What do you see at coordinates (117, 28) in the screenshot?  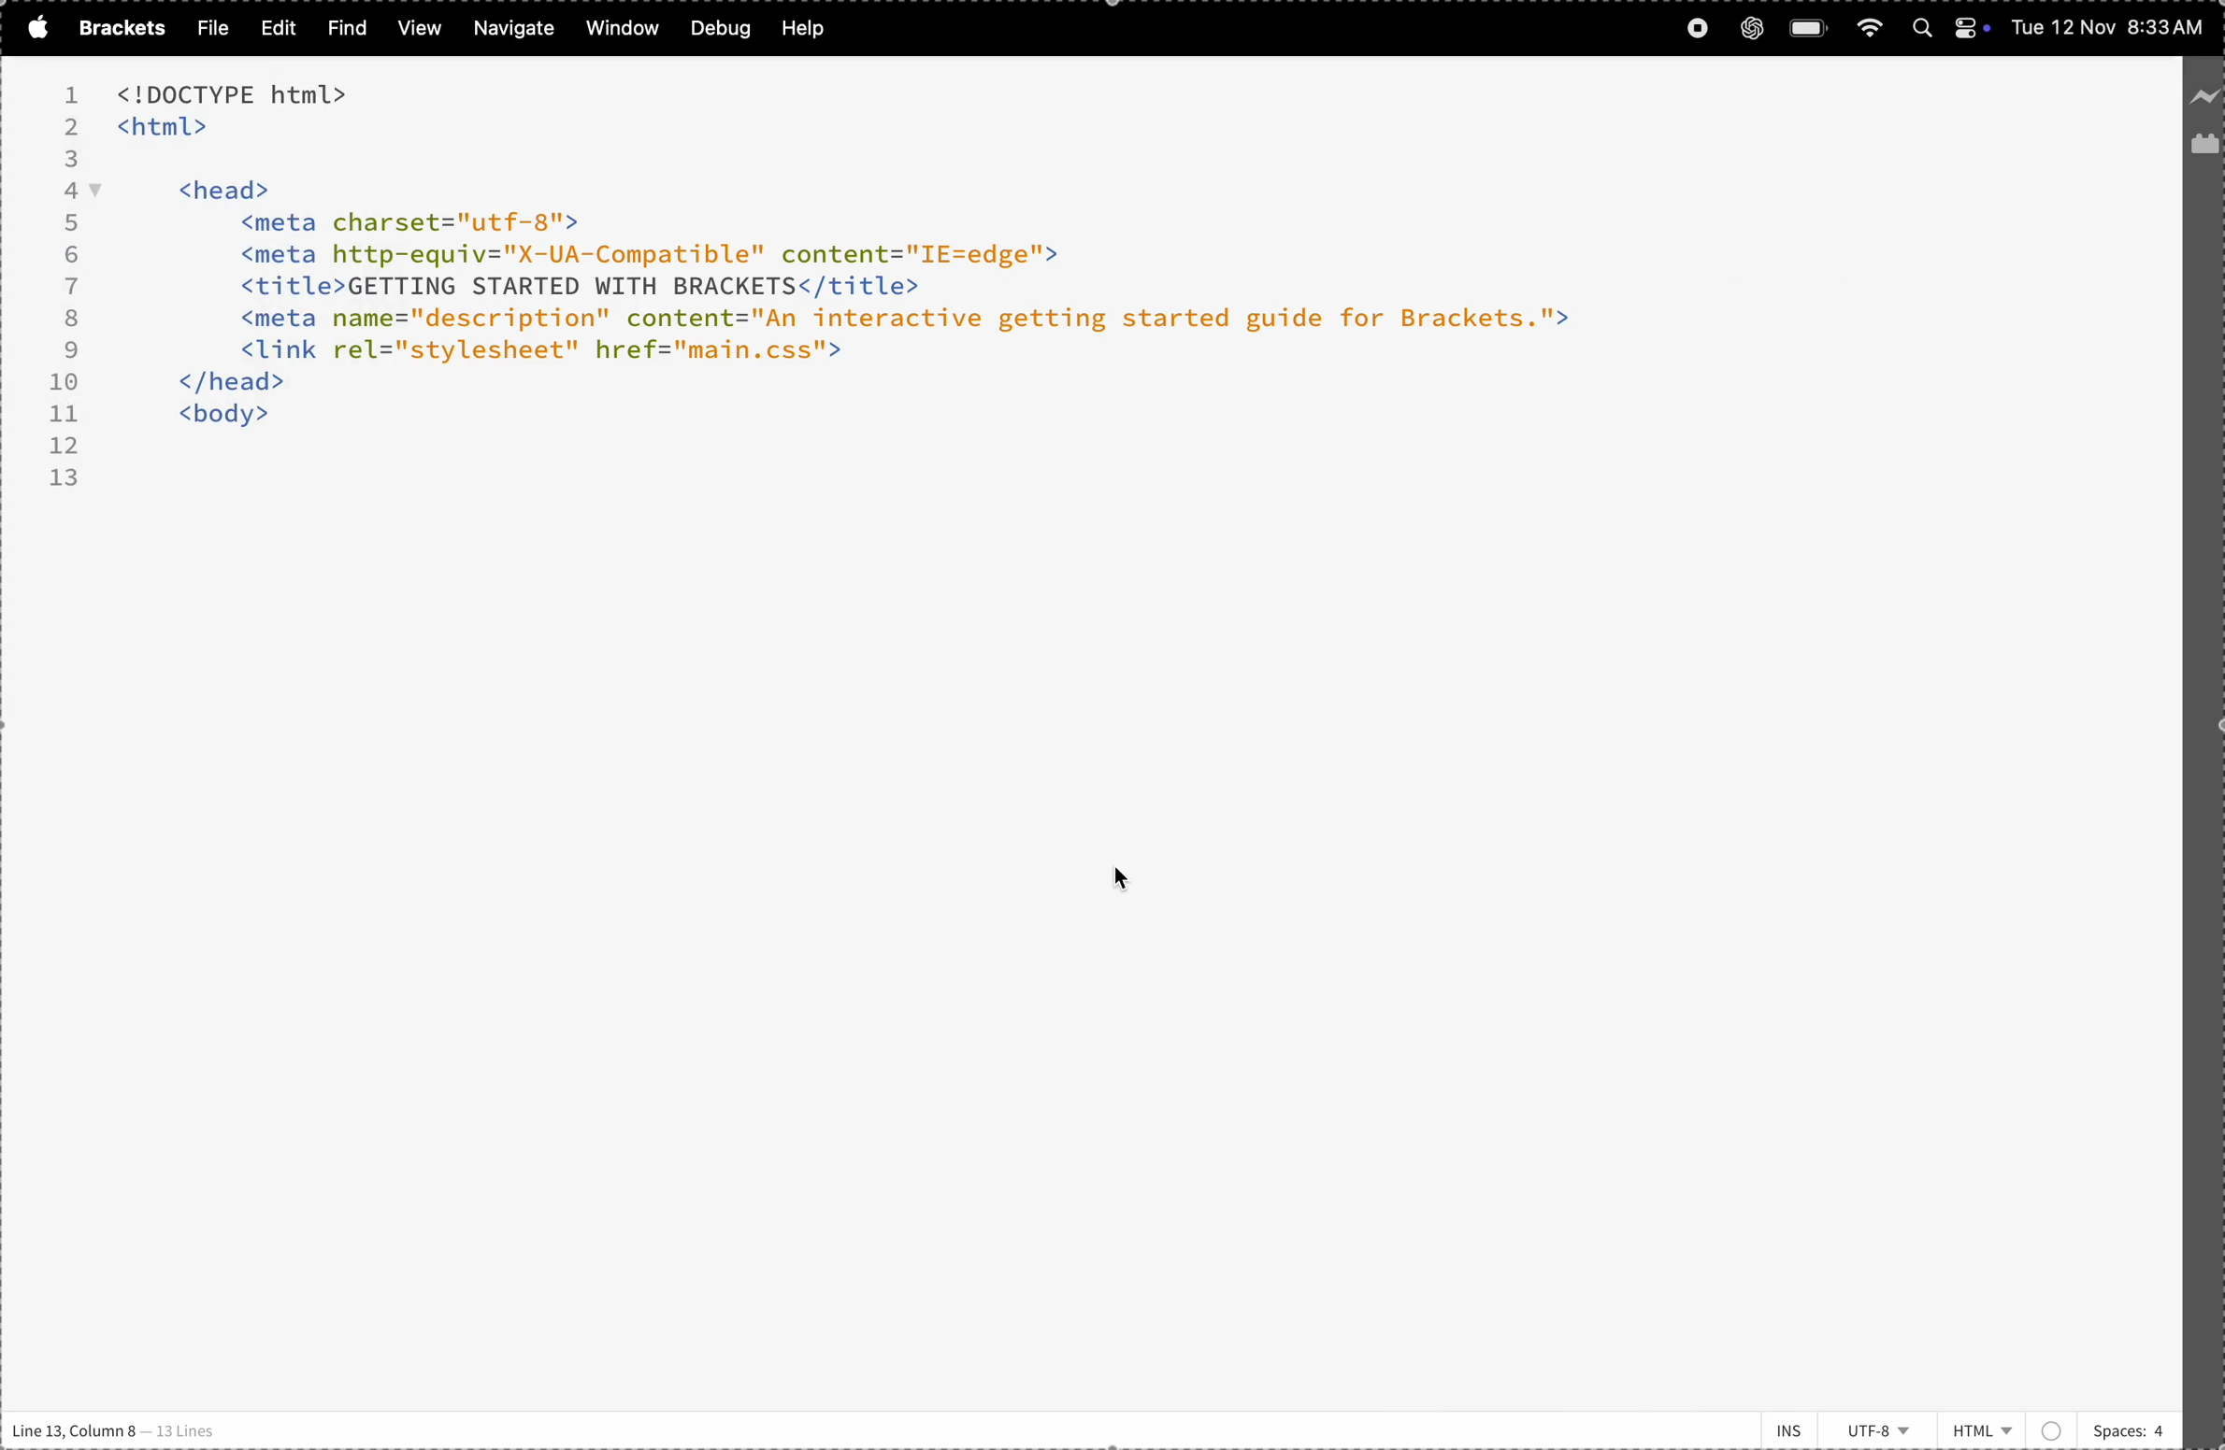 I see `brackets` at bounding box center [117, 28].